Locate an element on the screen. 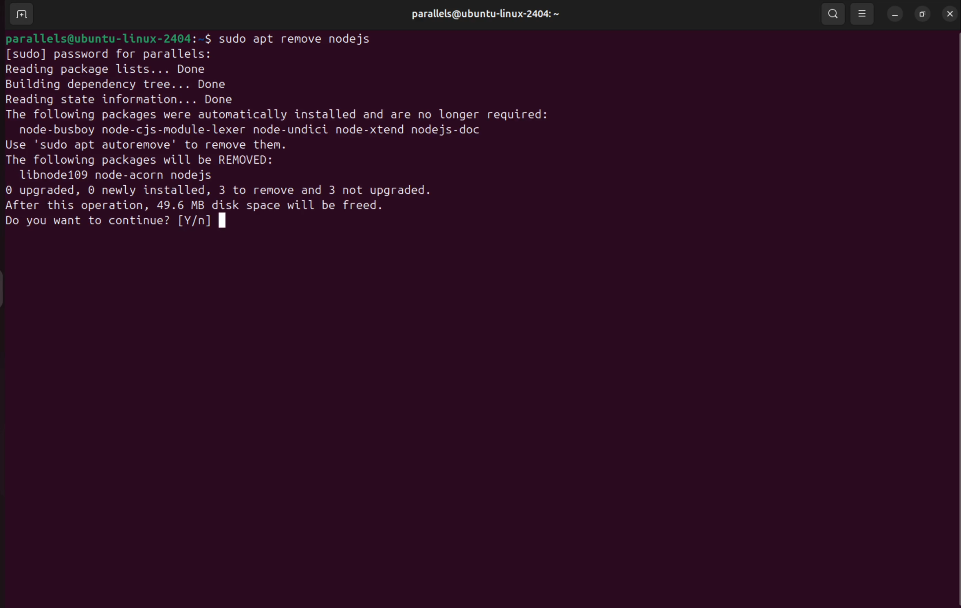  parallels@ubuntu-linux-2404: $ is located at coordinates (107, 38).